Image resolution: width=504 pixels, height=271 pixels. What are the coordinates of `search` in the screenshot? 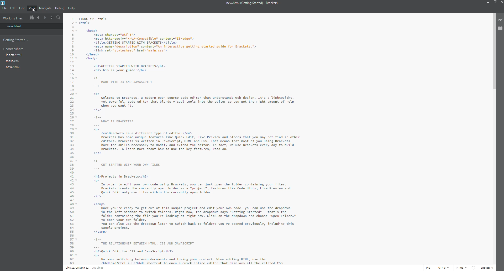 It's located at (58, 18).